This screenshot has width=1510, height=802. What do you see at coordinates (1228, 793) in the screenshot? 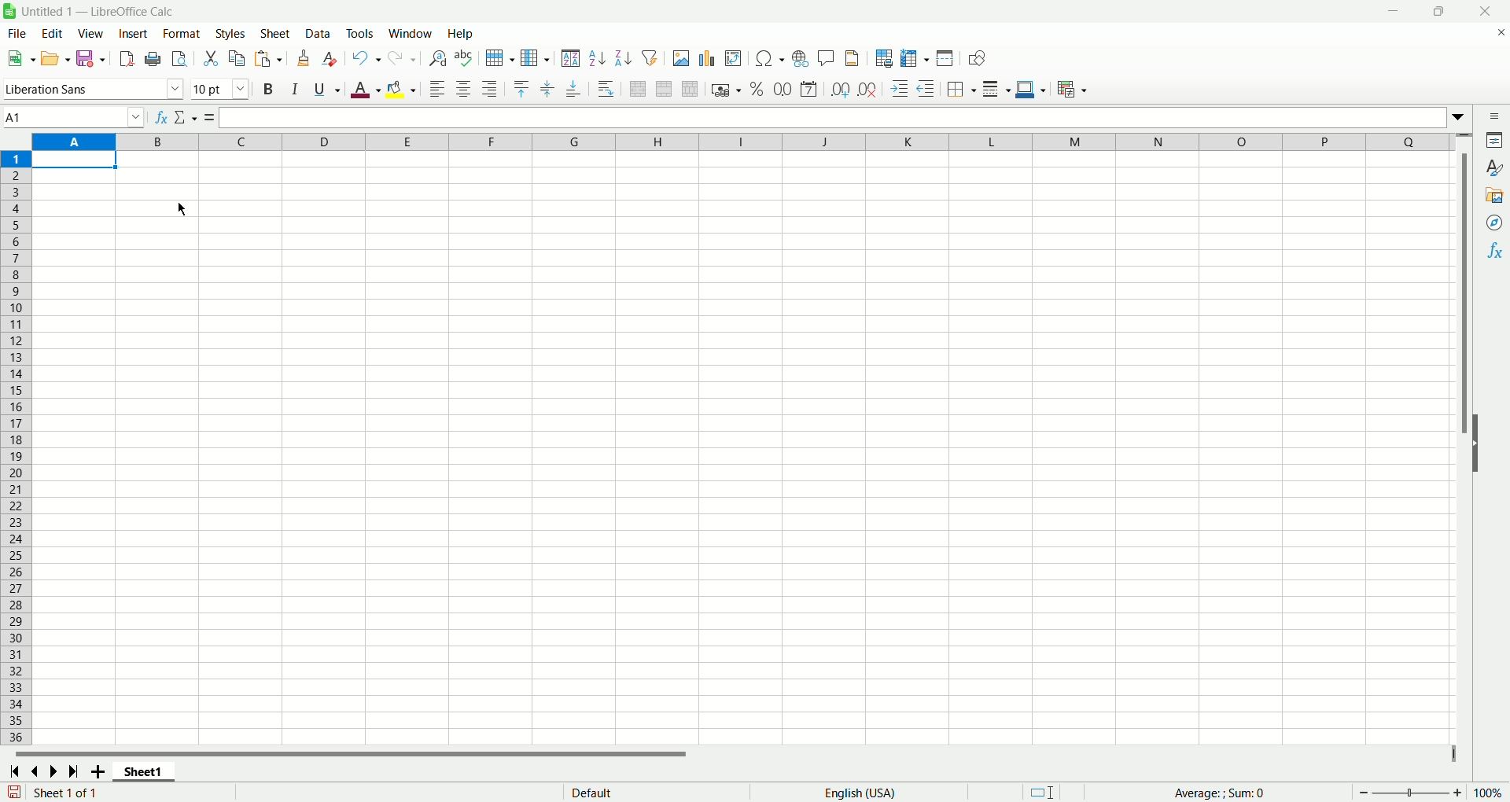
I see `functions` at bounding box center [1228, 793].